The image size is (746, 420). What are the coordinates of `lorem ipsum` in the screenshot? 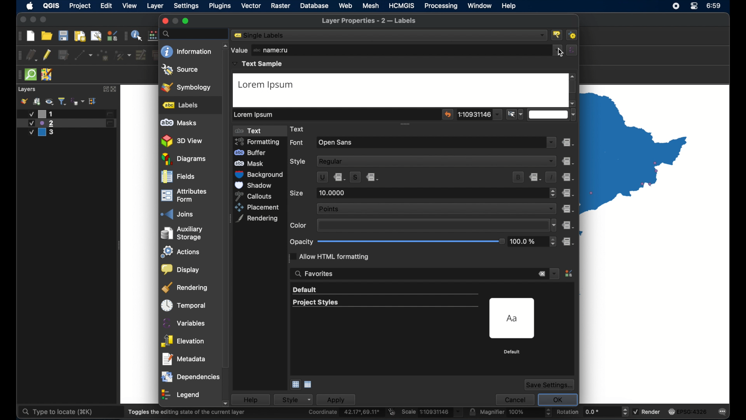 It's located at (268, 85).